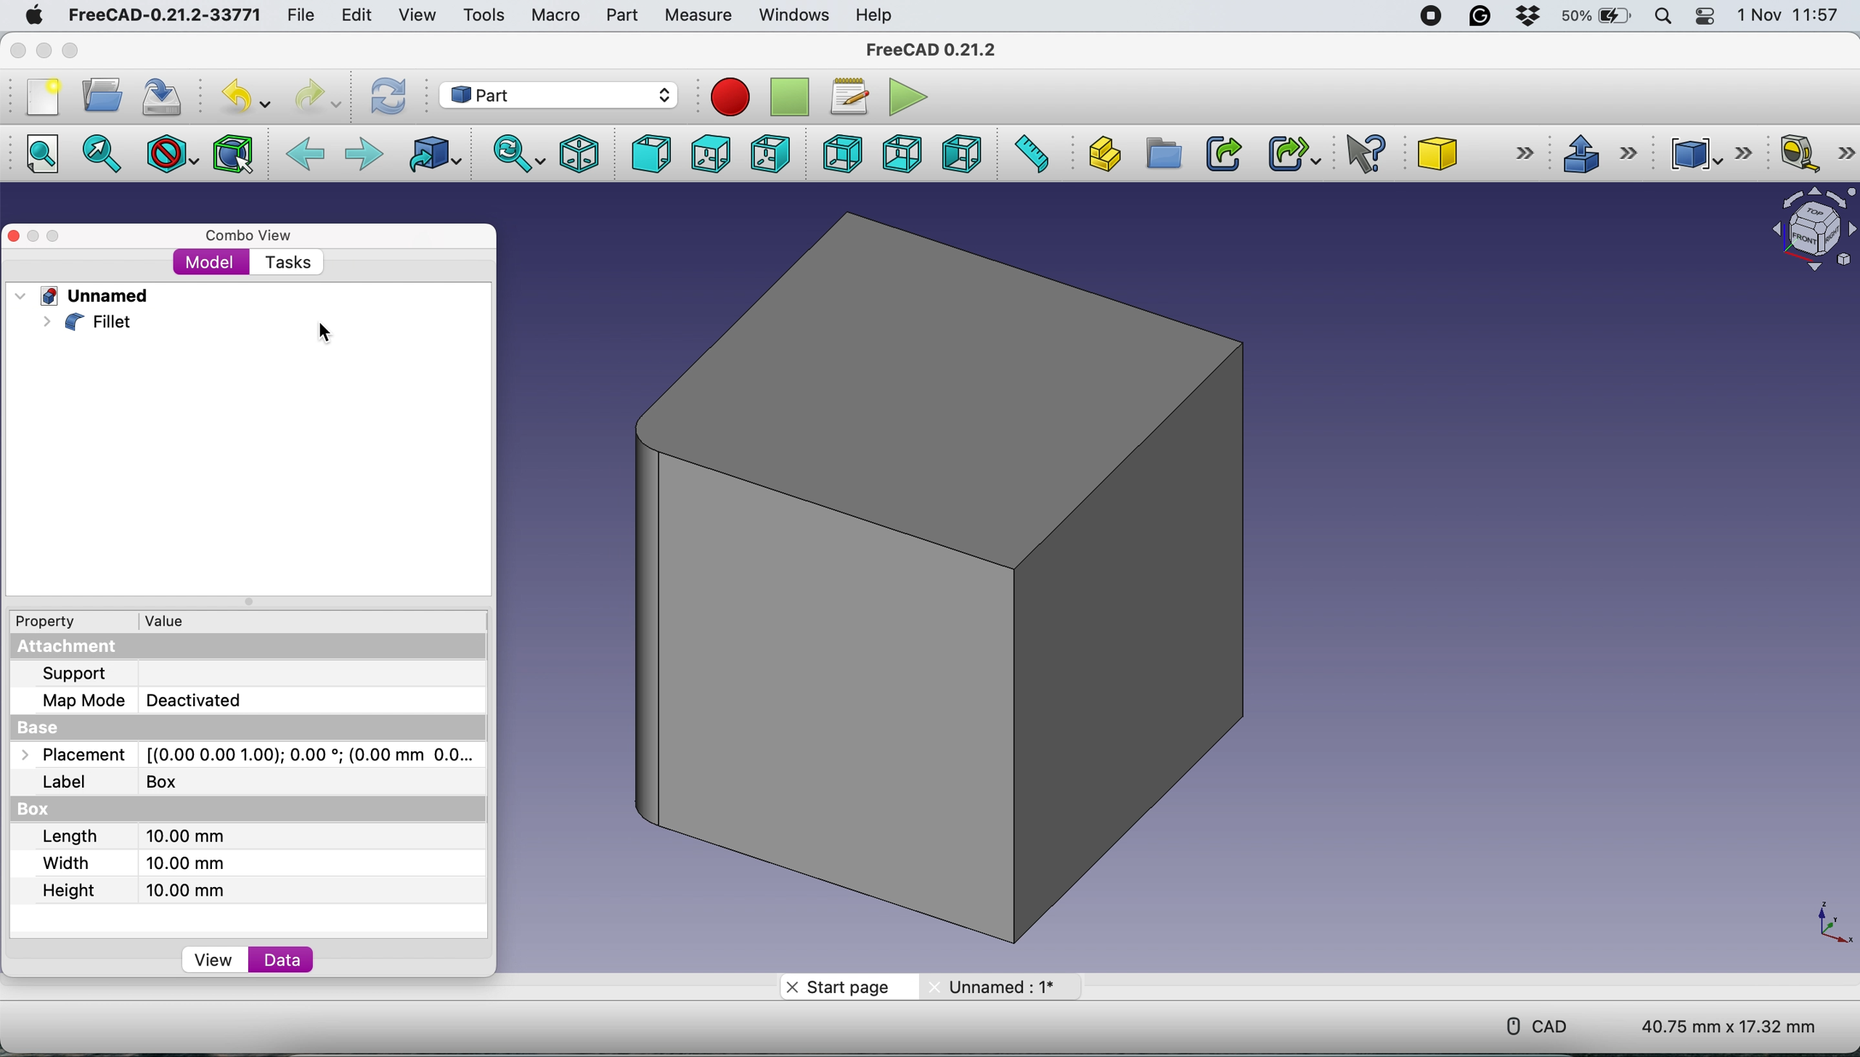  Describe the element at coordinates (1732, 1027) in the screenshot. I see `dimensions 40.75 mm x 17.32mm` at that location.